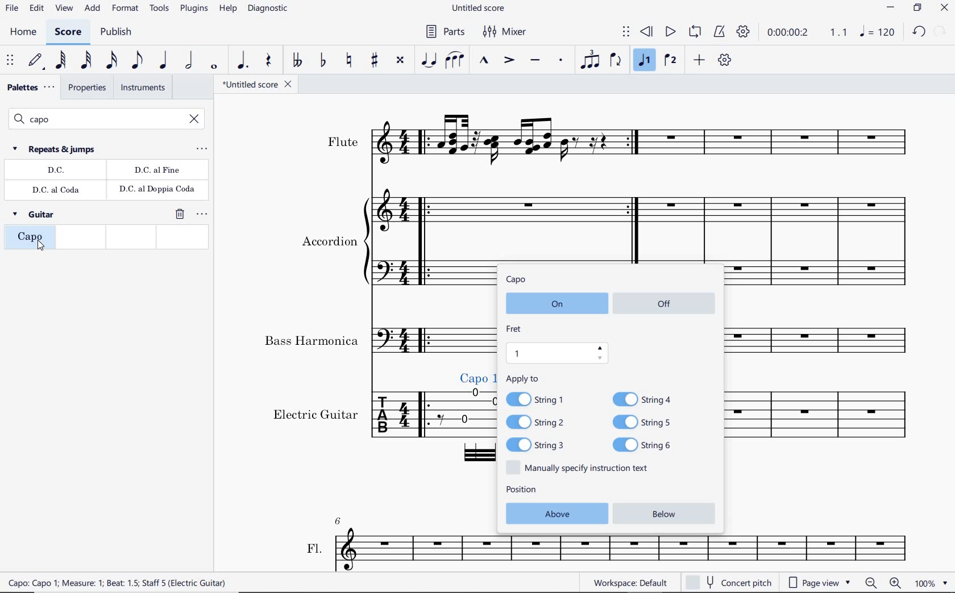  What do you see at coordinates (61, 61) in the screenshot?
I see `64th note` at bounding box center [61, 61].